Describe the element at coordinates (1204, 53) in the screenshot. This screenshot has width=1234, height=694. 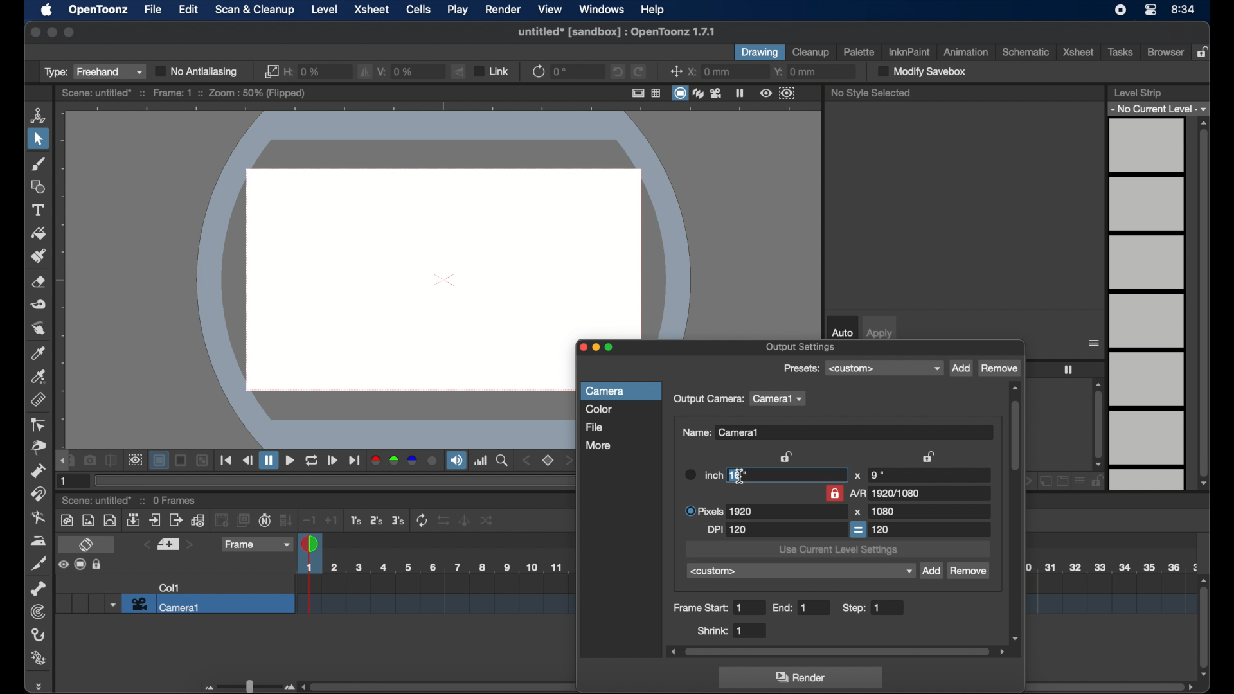
I see `lock` at that location.